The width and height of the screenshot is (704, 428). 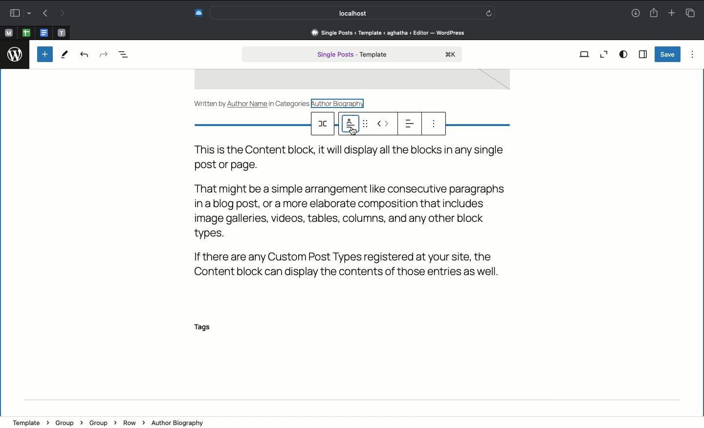 What do you see at coordinates (642, 55) in the screenshot?
I see `Sidebar` at bounding box center [642, 55].